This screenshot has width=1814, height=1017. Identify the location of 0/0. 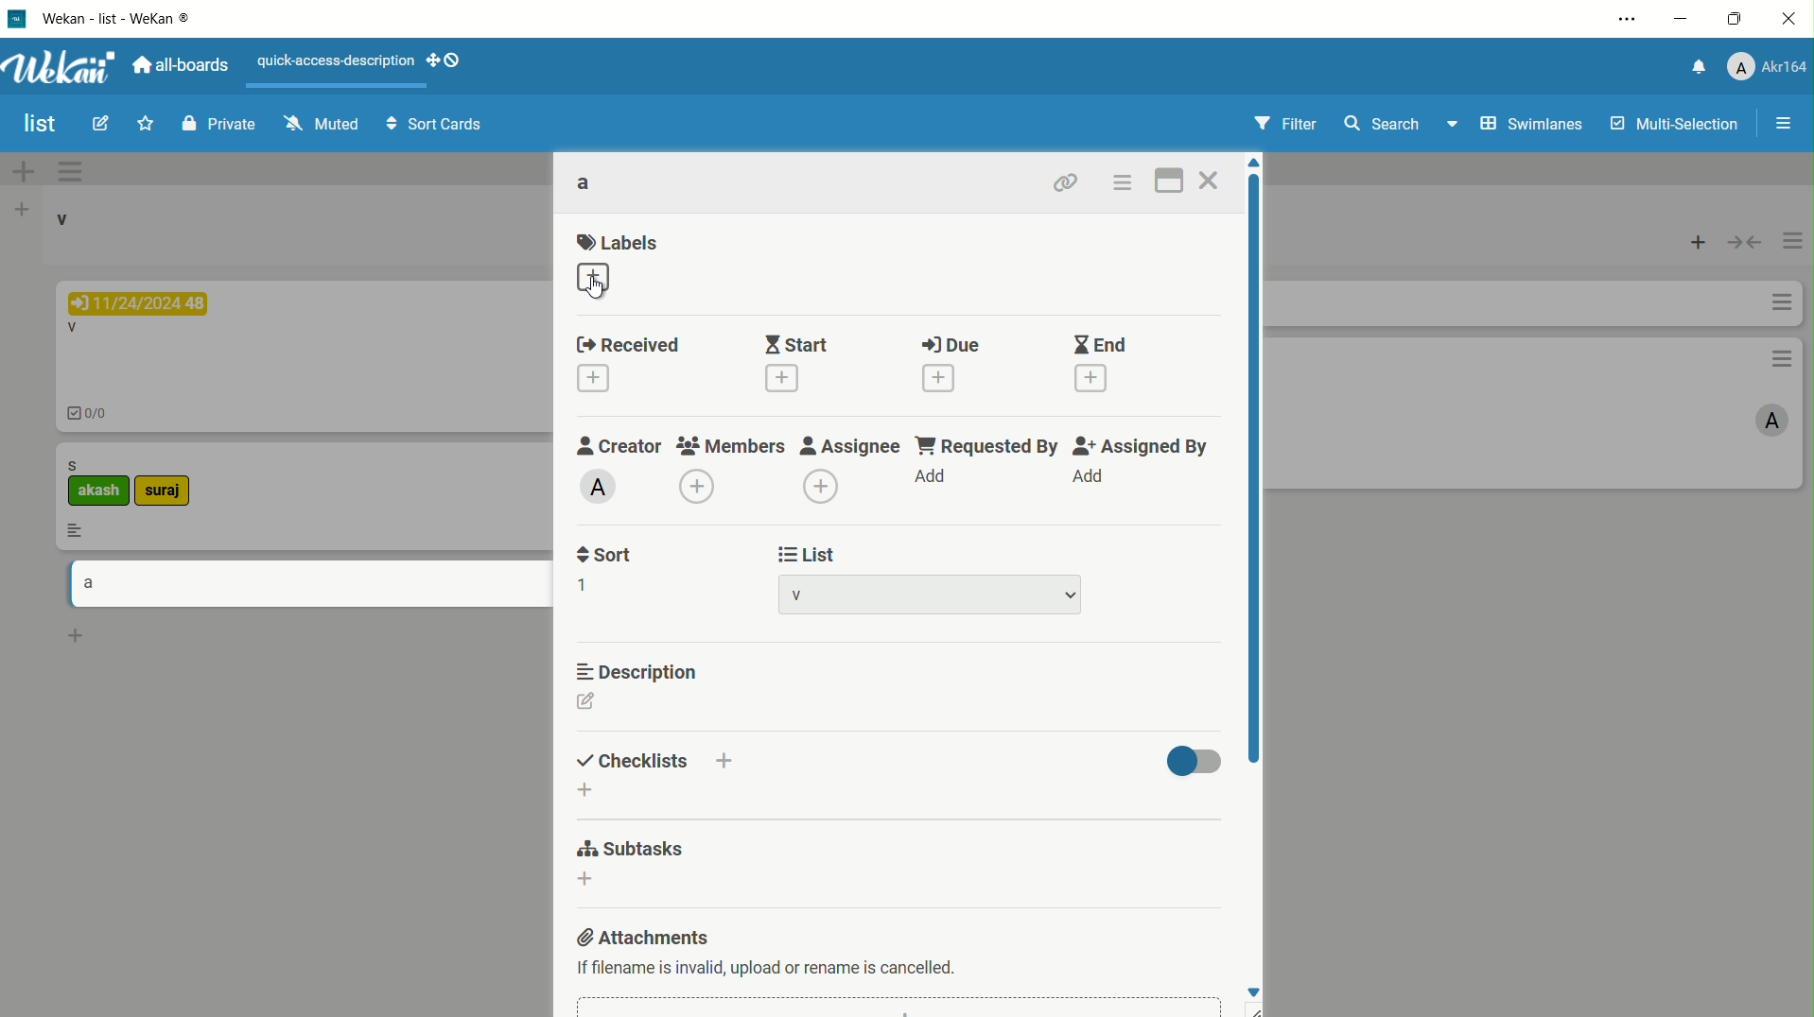
(96, 413).